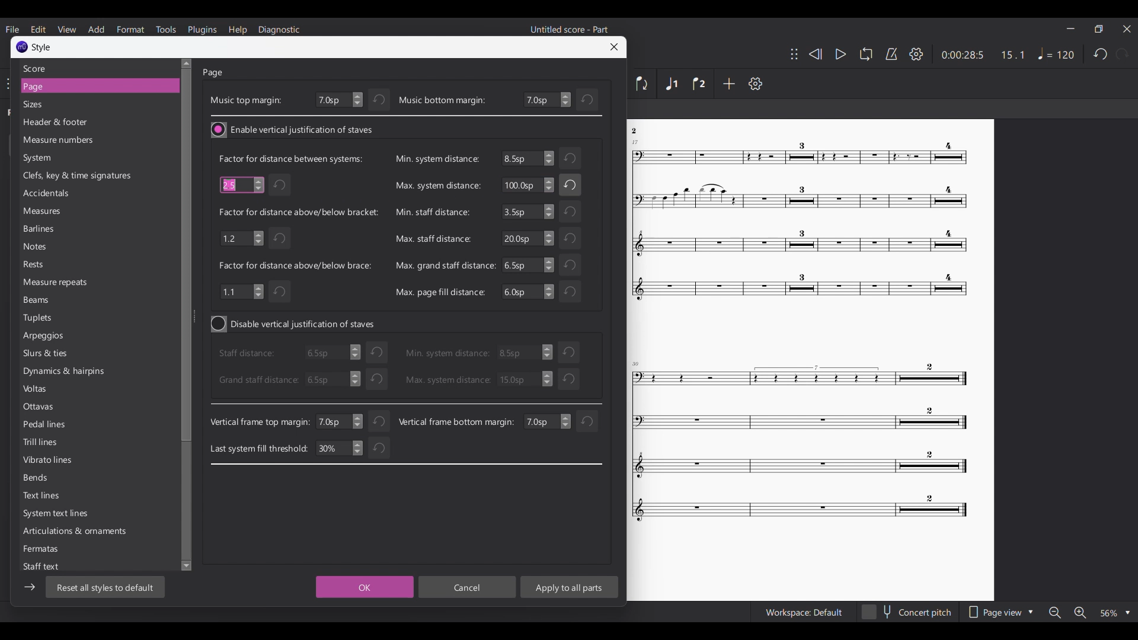  Describe the element at coordinates (1000, 612) in the screenshot. I see `Page view options` at that location.